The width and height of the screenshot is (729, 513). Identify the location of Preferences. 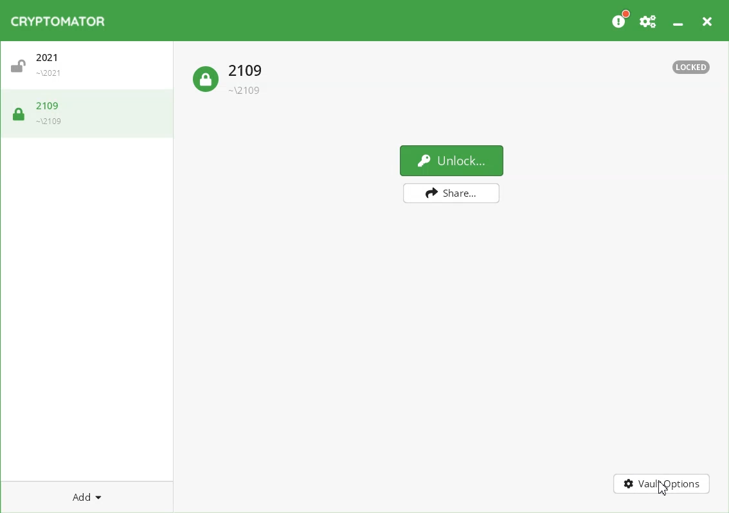
(649, 21).